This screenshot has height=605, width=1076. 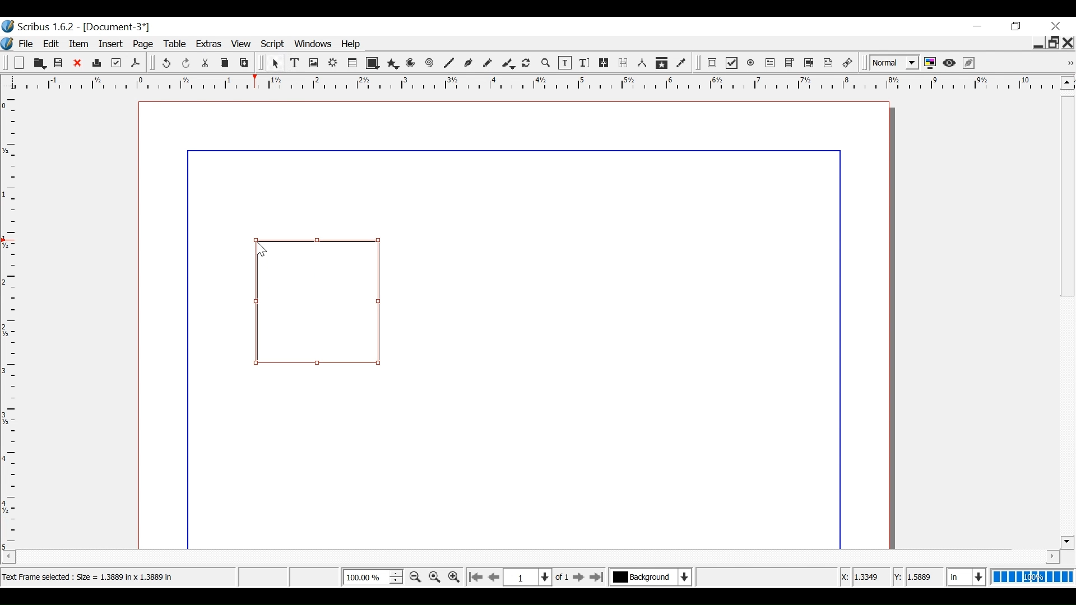 What do you see at coordinates (242, 44) in the screenshot?
I see `View` at bounding box center [242, 44].